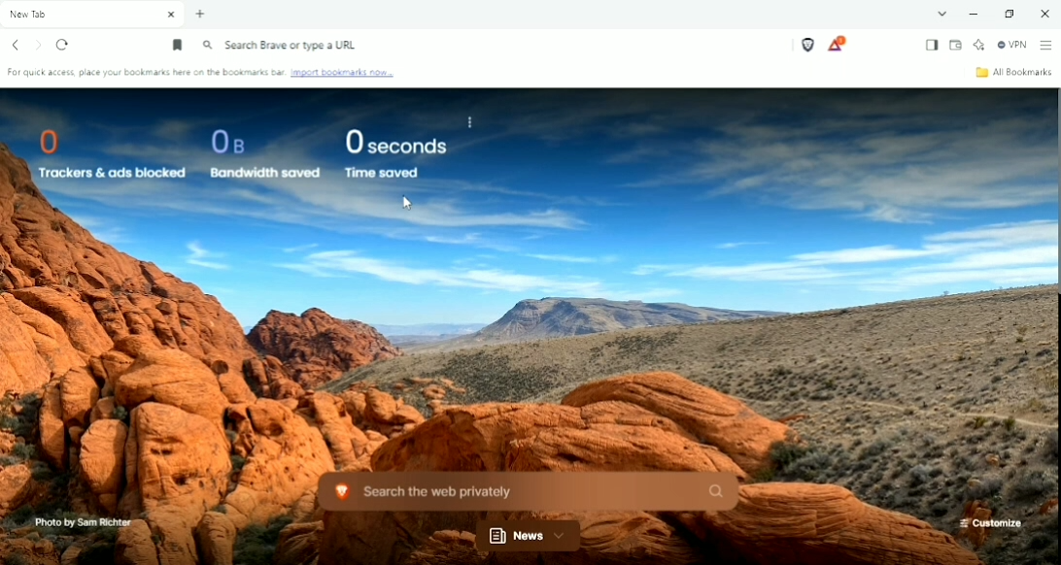  I want to click on Search tabs, so click(942, 14).